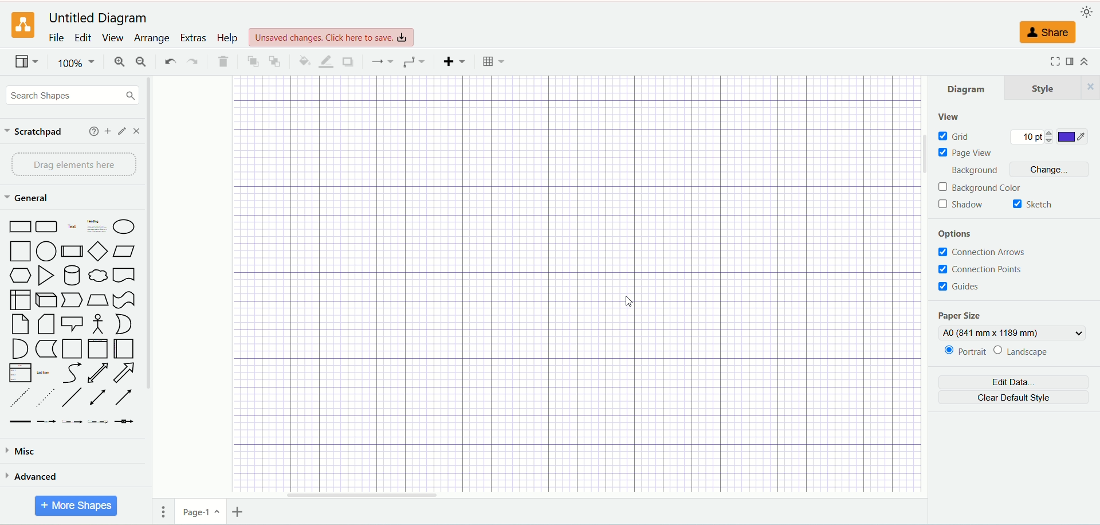  Describe the element at coordinates (123, 276) in the screenshot. I see `Document` at that location.